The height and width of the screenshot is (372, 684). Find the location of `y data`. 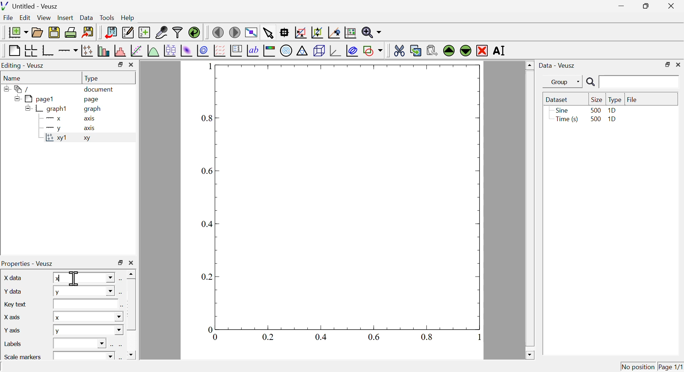

y data is located at coordinates (13, 291).